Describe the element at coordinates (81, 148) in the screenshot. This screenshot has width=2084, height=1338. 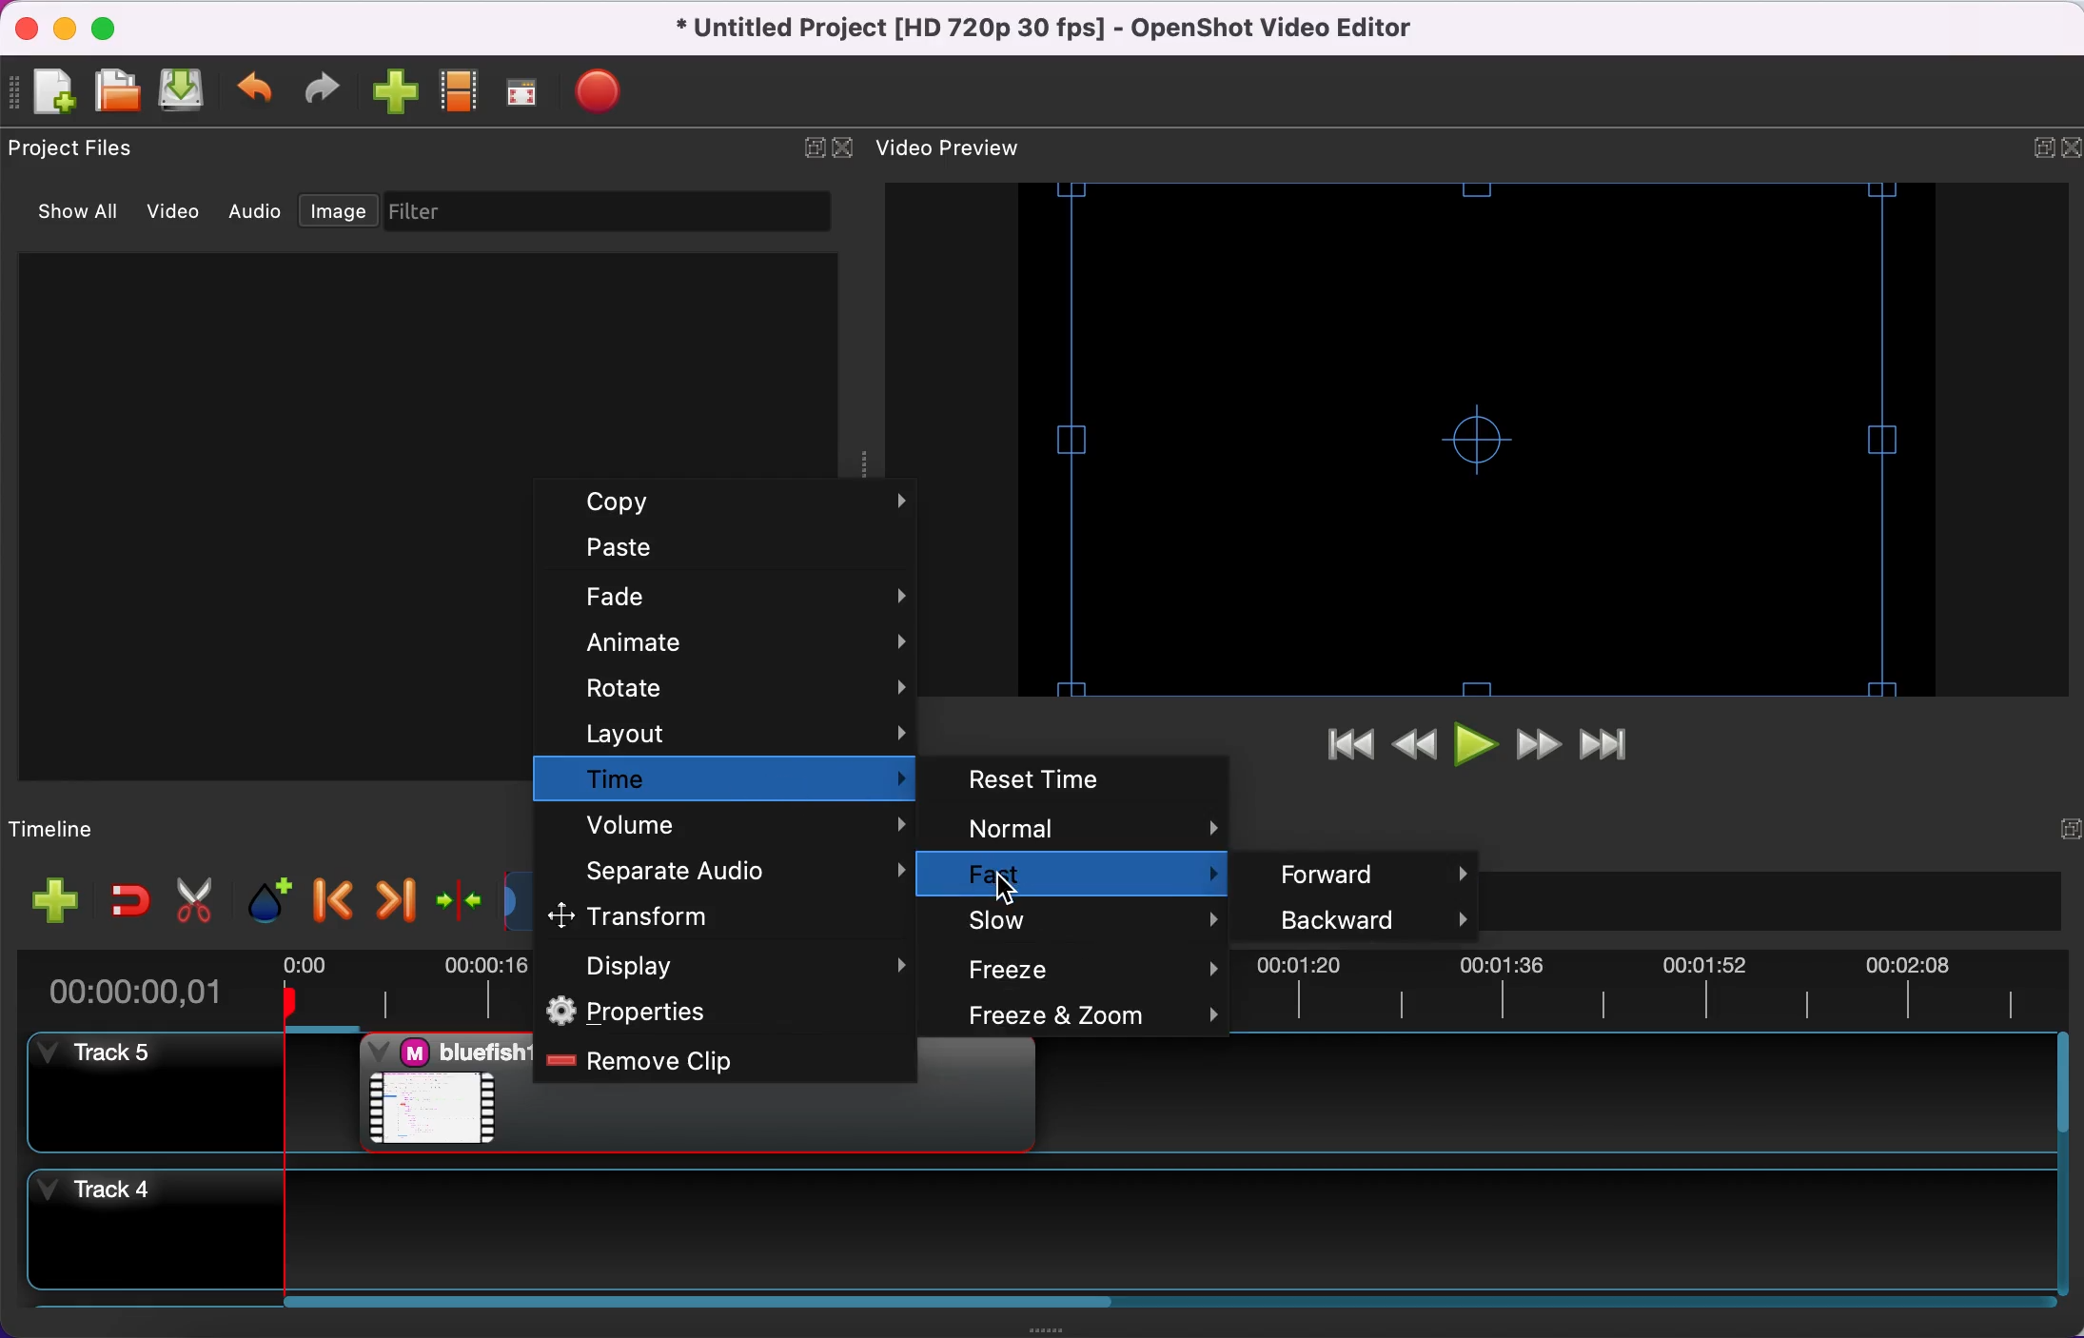
I see `project files` at that location.